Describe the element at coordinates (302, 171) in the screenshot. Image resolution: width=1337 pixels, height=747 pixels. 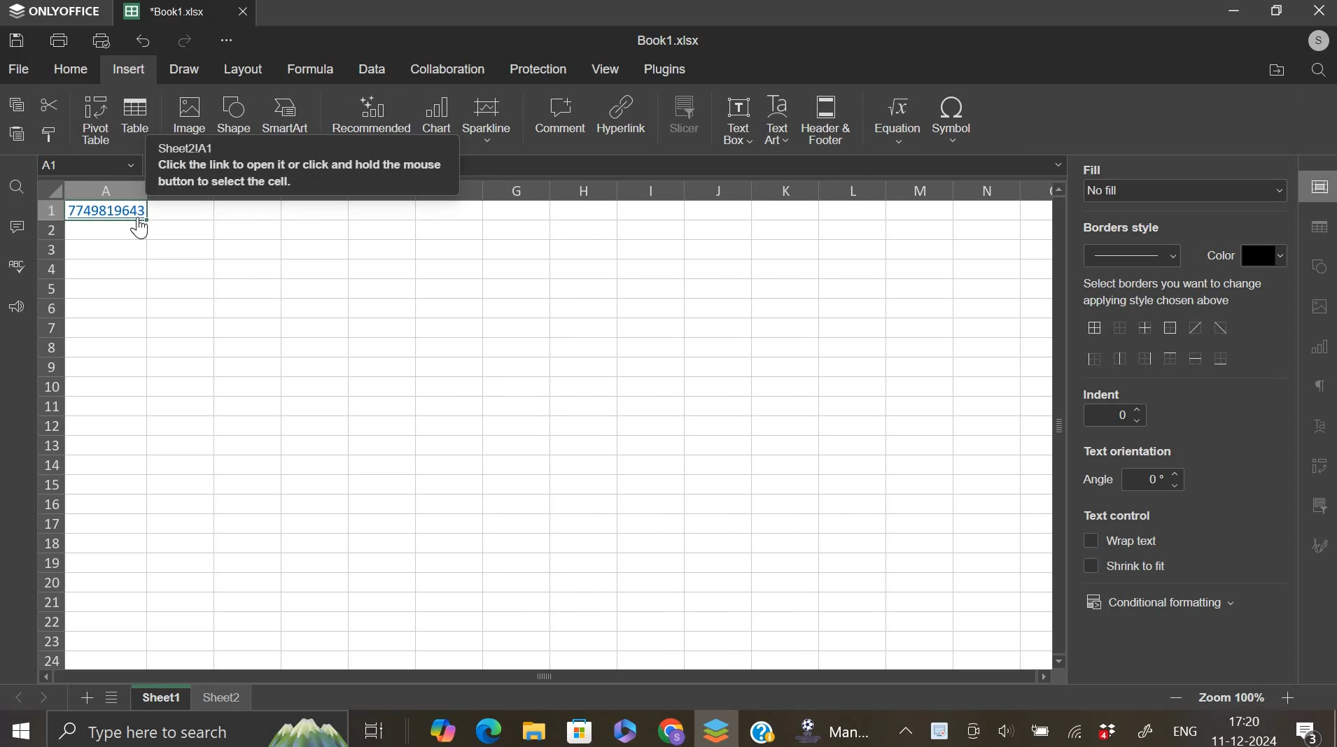
I see `Sheet21A1 Click the link to open it or click and hold the mouse button to select the cell` at that location.